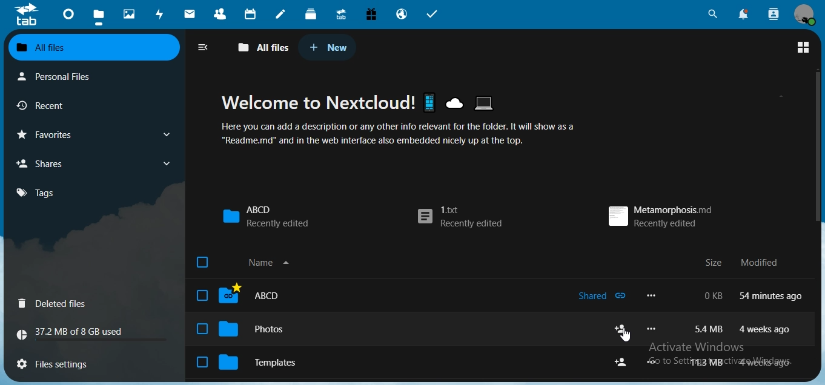  What do you see at coordinates (201, 262) in the screenshot?
I see `check box` at bounding box center [201, 262].